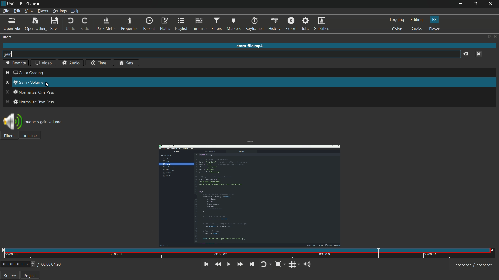  What do you see at coordinates (199, 24) in the screenshot?
I see `timeline` at bounding box center [199, 24].